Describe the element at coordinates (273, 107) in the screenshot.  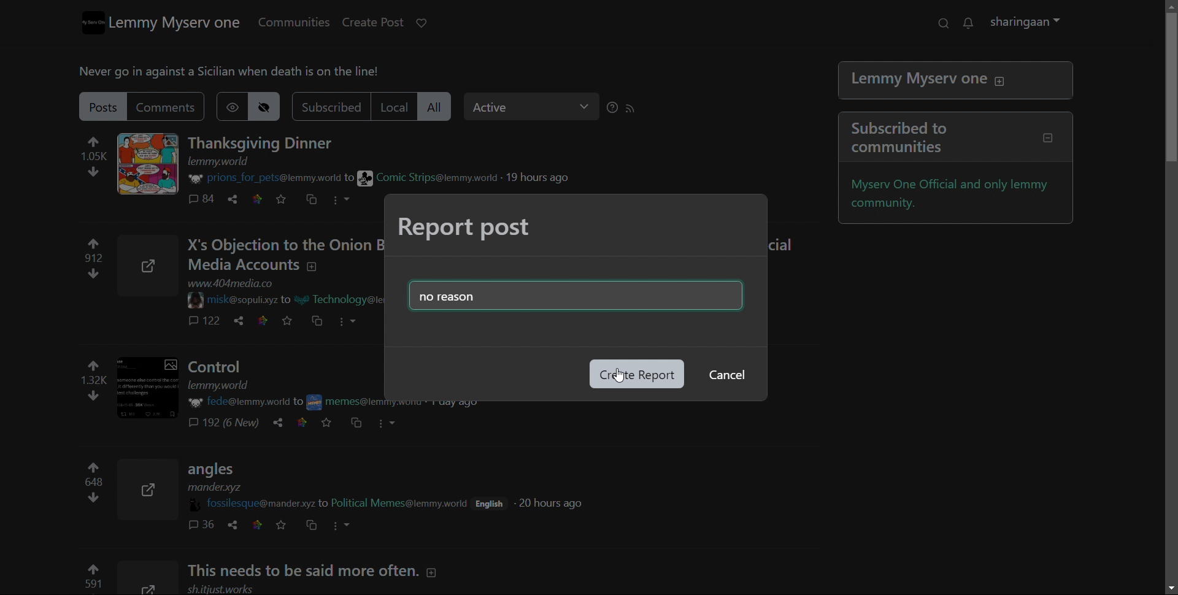
I see `hide posts` at that location.